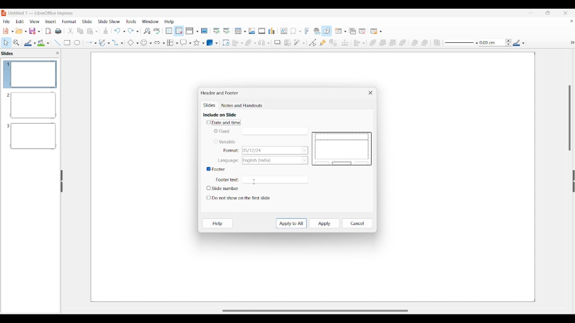 The height and width of the screenshot is (323, 575). Describe the element at coordinates (317, 31) in the screenshot. I see `Insert hyperlink` at that location.